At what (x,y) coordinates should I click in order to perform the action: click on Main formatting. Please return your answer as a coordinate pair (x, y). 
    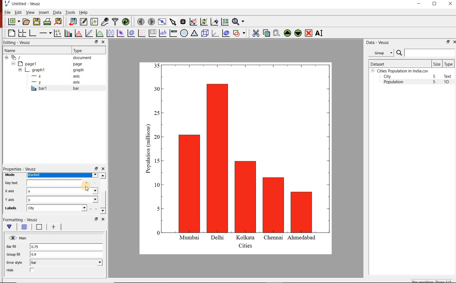
    Looking at the image, I should click on (10, 227).